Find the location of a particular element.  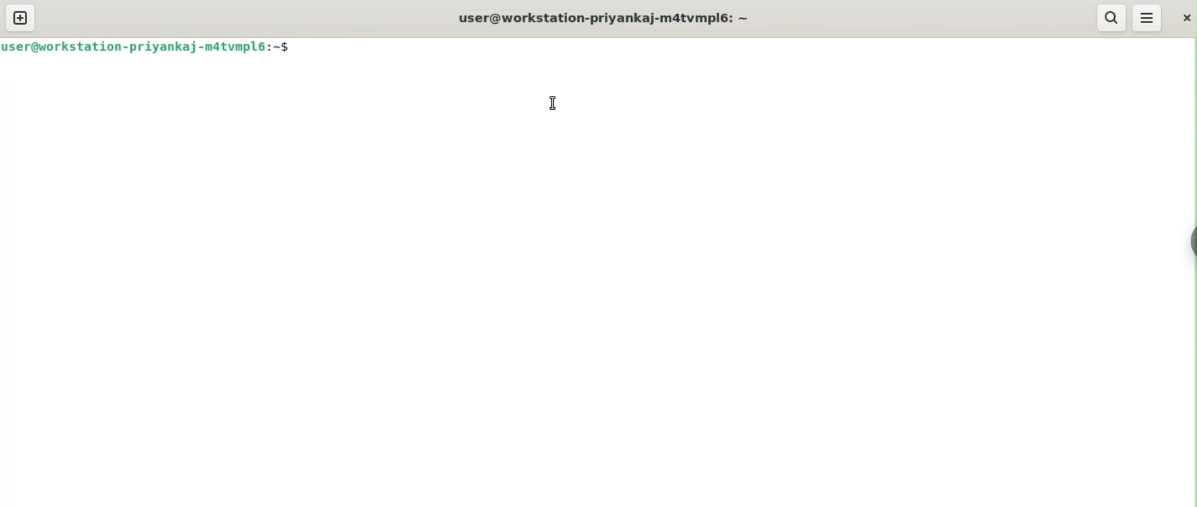

search is located at coordinates (1110, 18).